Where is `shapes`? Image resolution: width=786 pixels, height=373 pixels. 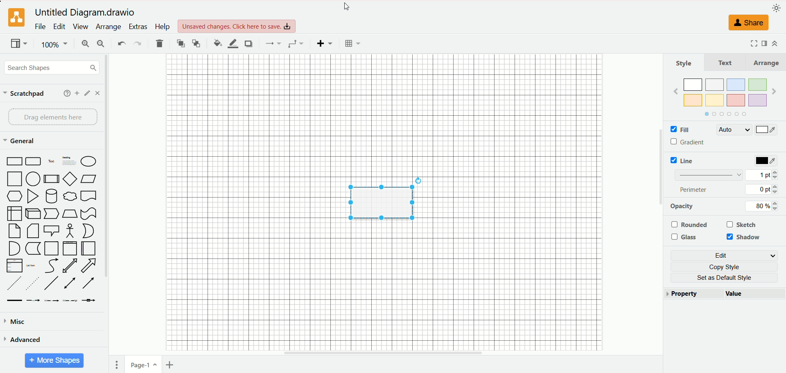 shapes is located at coordinates (51, 230).